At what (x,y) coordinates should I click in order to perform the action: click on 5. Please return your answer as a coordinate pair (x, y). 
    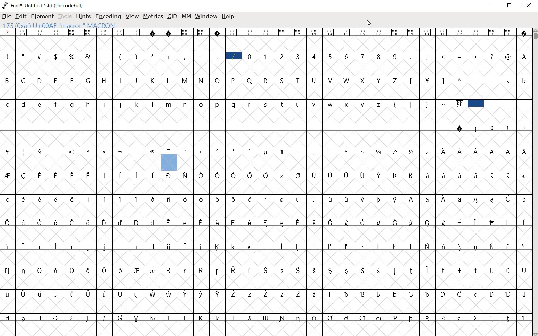
    Looking at the image, I should click on (331, 56).